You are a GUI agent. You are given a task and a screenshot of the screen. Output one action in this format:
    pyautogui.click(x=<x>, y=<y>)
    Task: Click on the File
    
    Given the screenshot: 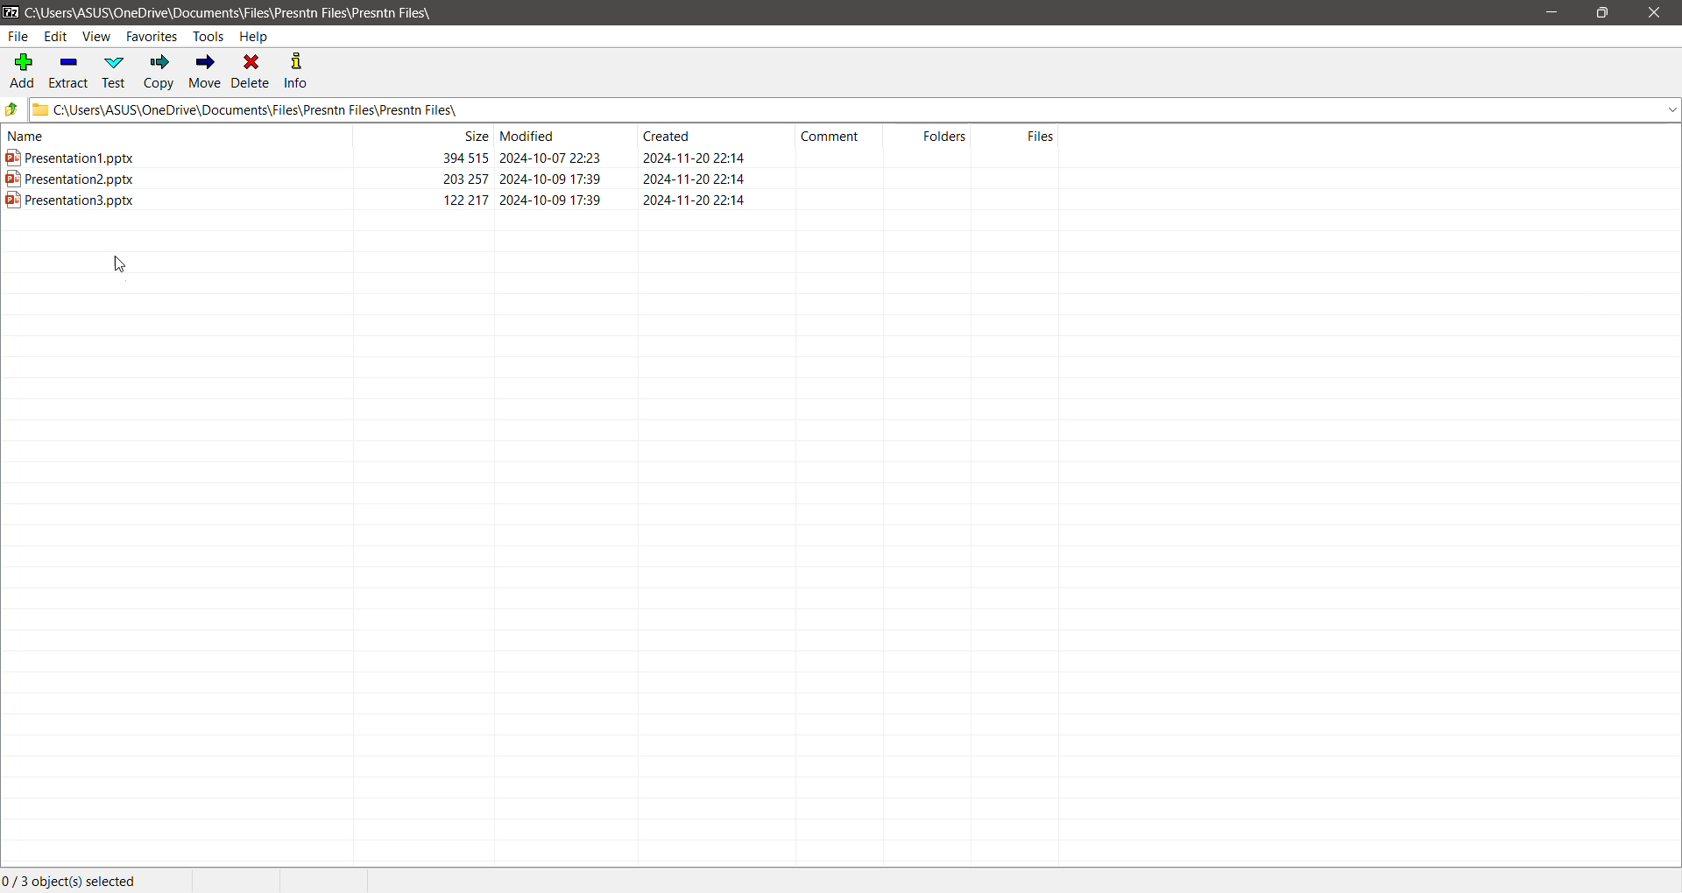 What is the action you would take?
    pyautogui.click(x=18, y=37)
    